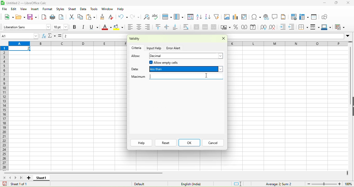  I want to click on split window, so click(315, 17).